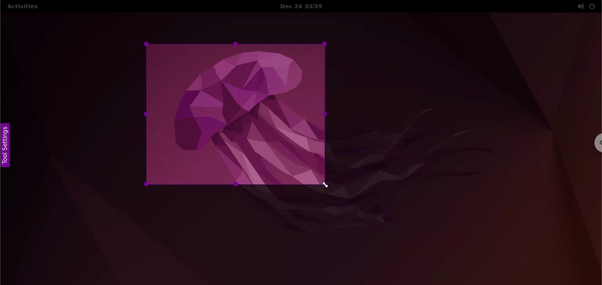 The height and width of the screenshot is (285, 602). I want to click on sound options , so click(579, 7).